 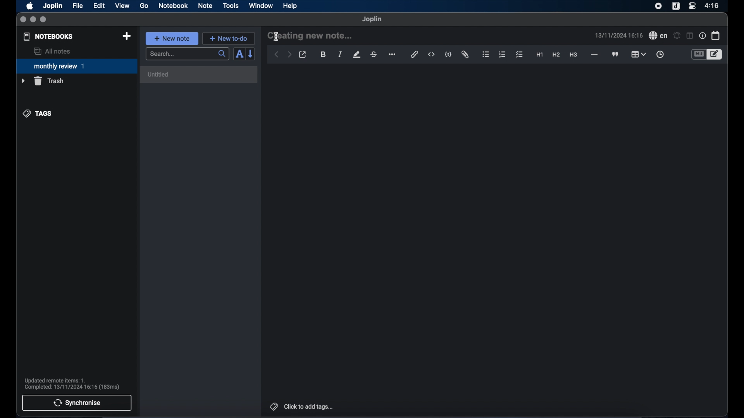 I want to click on toggle editor, so click(x=698, y=55).